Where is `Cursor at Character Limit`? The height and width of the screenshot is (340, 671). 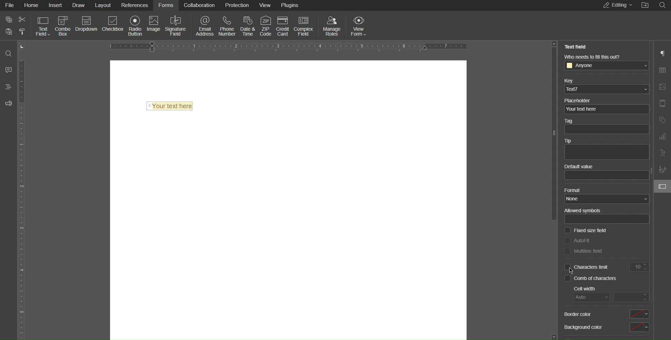 Cursor at Character Limit is located at coordinates (572, 270).